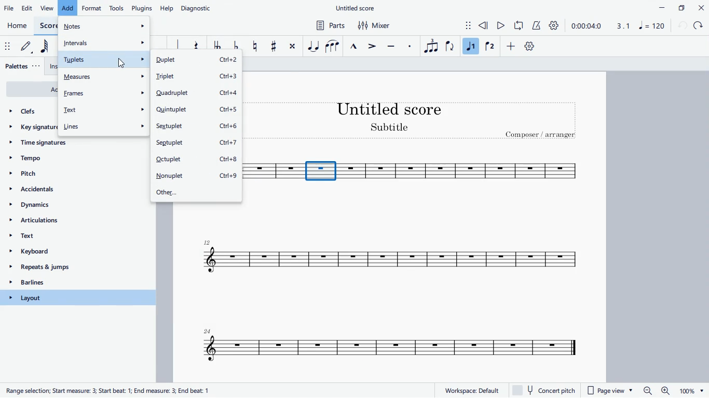 Image resolution: width=709 pixels, height=398 pixels. I want to click on tenuto, so click(392, 45).